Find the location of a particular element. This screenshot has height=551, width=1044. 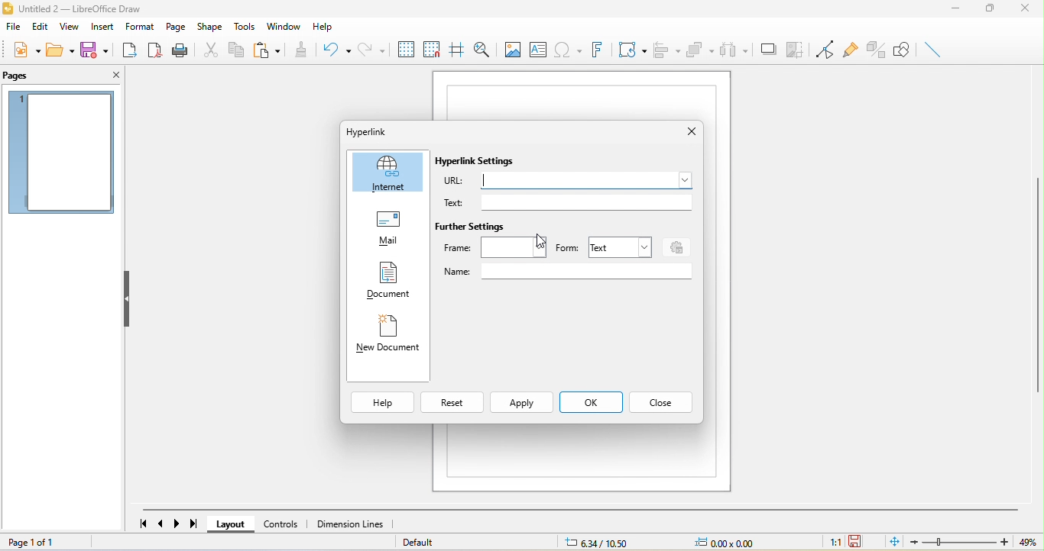

6.34/10.50 is located at coordinates (607, 543).